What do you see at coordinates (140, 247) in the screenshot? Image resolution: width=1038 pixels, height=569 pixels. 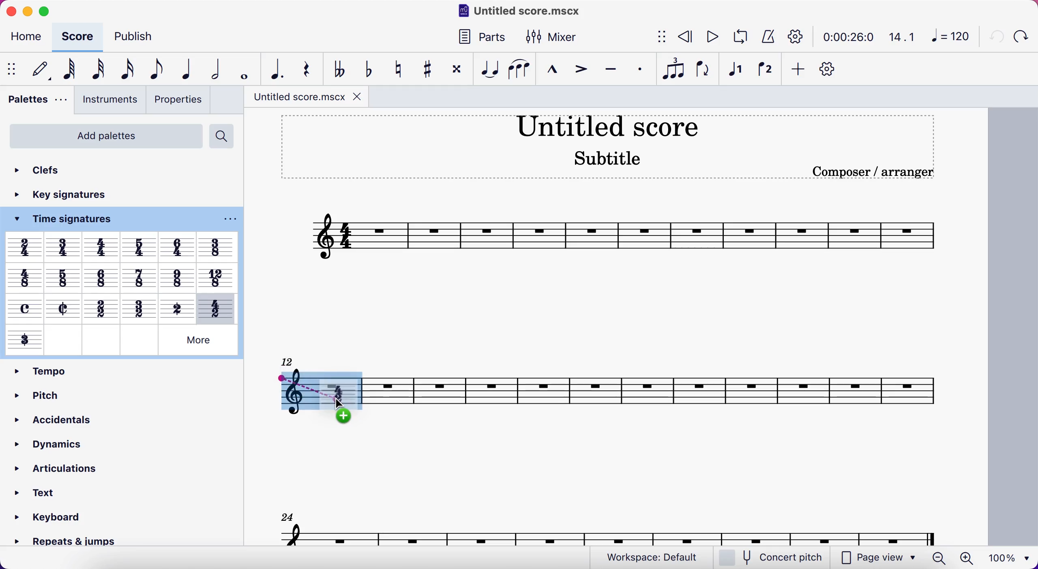 I see `` at bounding box center [140, 247].